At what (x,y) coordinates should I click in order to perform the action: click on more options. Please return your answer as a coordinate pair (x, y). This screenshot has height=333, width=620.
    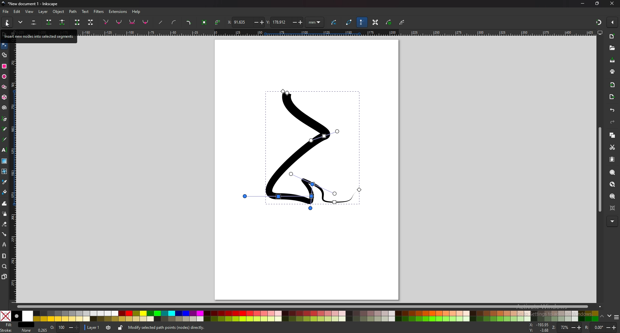
    Looking at the image, I should click on (21, 22).